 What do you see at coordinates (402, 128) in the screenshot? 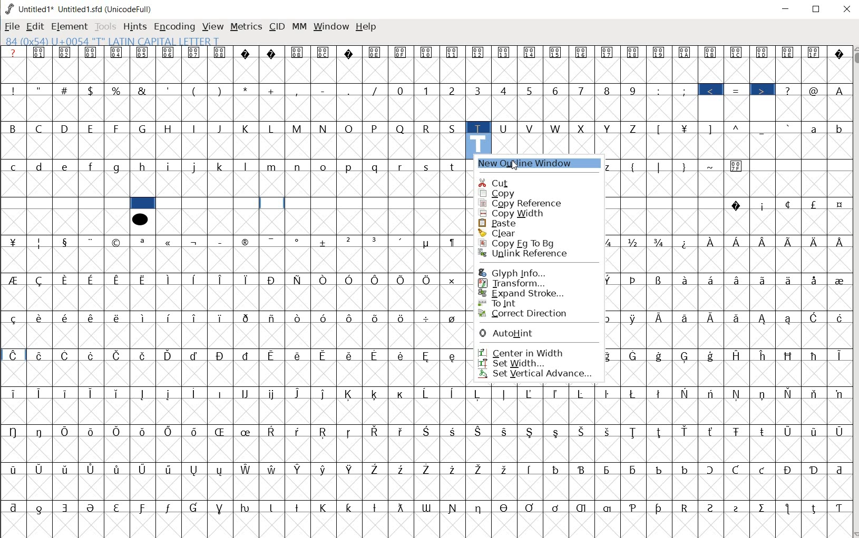
I see `Q` at bounding box center [402, 128].